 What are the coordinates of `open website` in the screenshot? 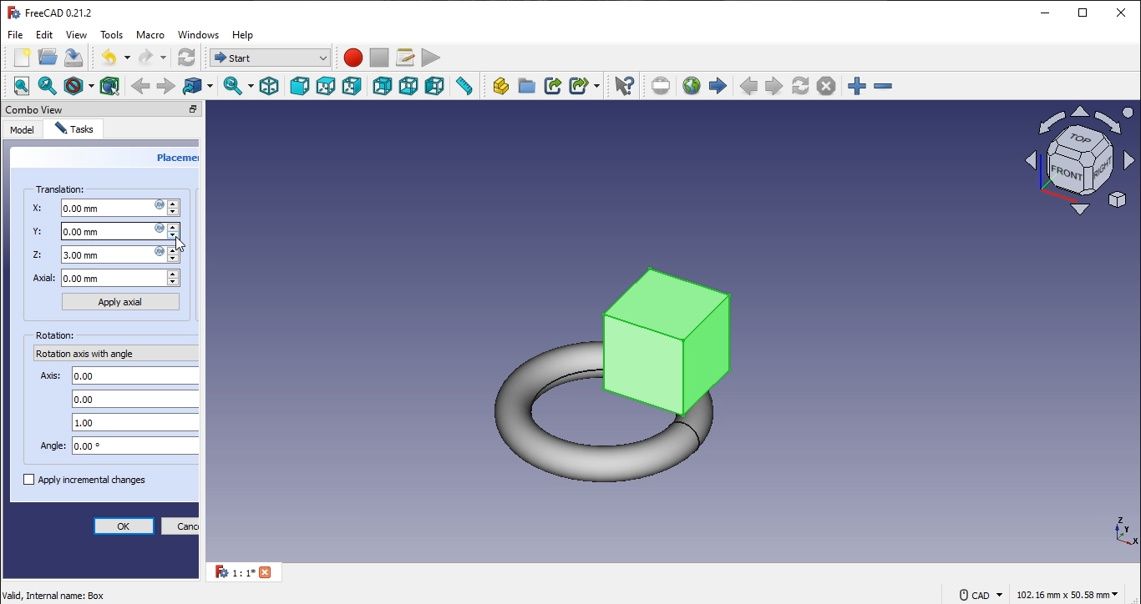 It's located at (691, 84).